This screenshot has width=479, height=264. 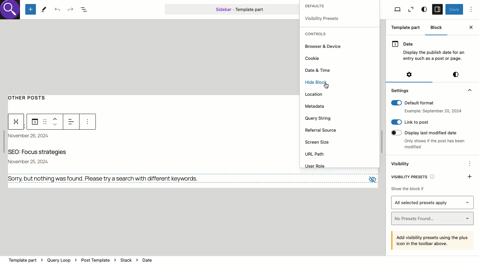 What do you see at coordinates (454, 10) in the screenshot?
I see `Save` at bounding box center [454, 10].